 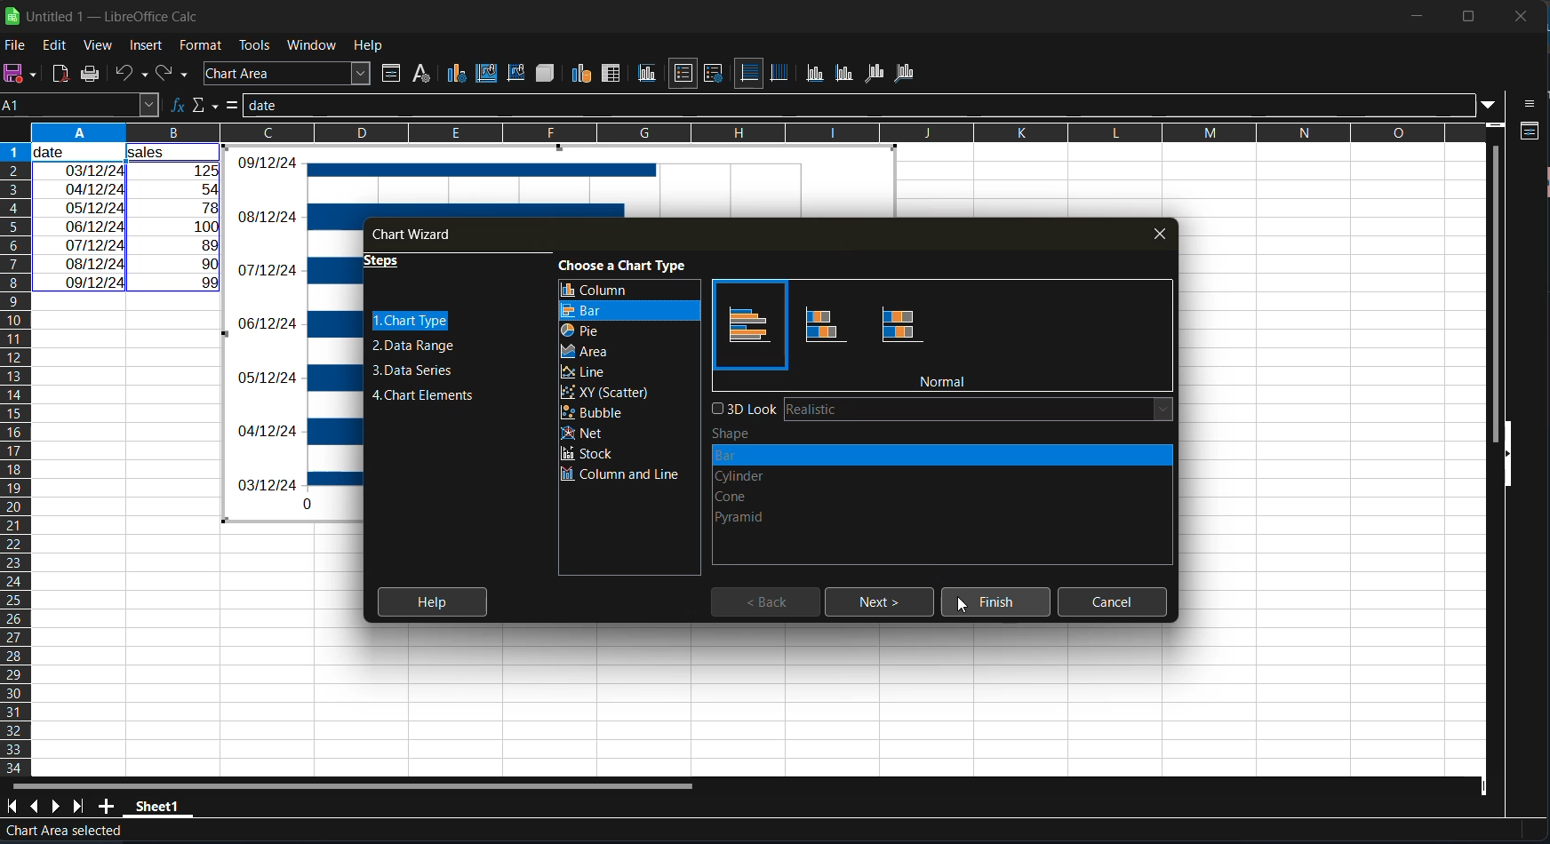 What do you see at coordinates (485, 74) in the screenshot?
I see `chart area` at bounding box center [485, 74].